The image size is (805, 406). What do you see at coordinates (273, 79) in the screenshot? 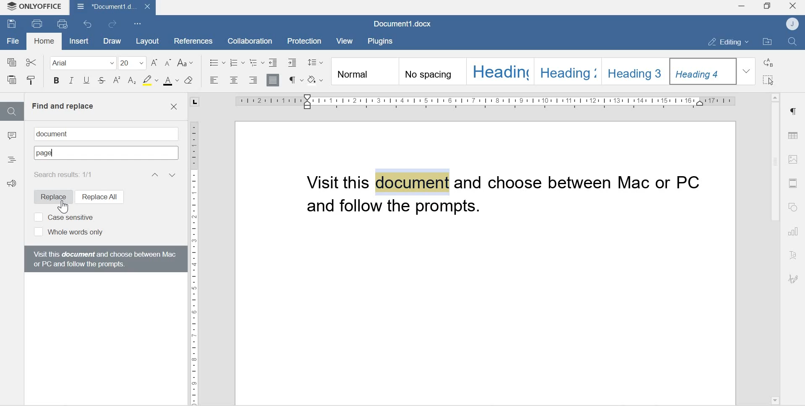
I see `Justified` at bounding box center [273, 79].